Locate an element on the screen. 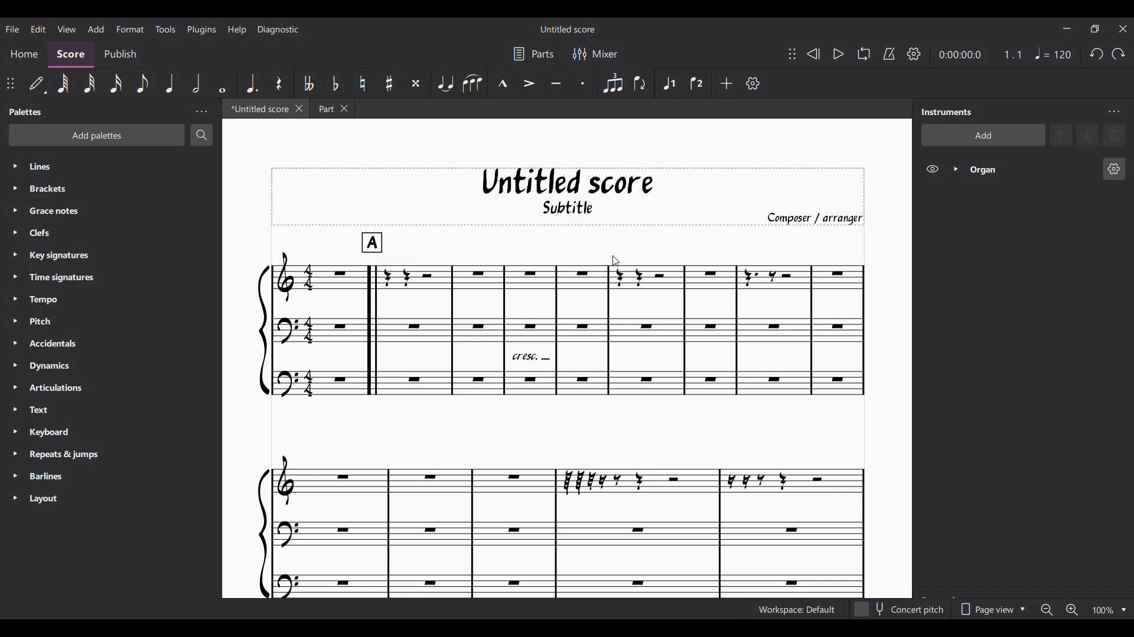 The image size is (1134, 637). Tenuto is located at coordinates (556, 84).